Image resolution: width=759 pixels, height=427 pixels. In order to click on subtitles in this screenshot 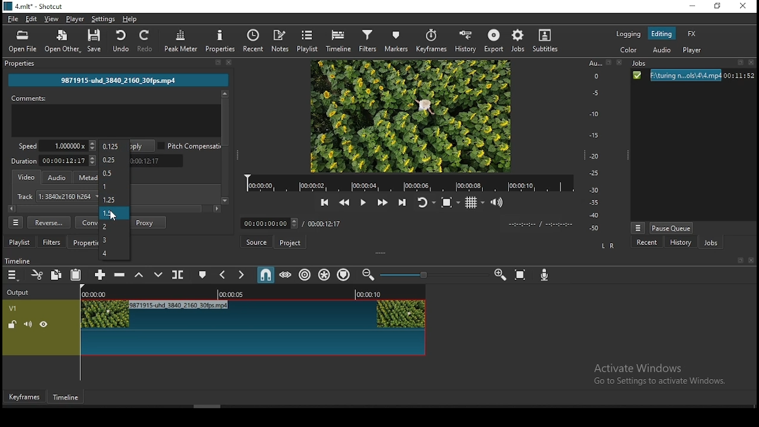, I will do `click(545, 40)`.